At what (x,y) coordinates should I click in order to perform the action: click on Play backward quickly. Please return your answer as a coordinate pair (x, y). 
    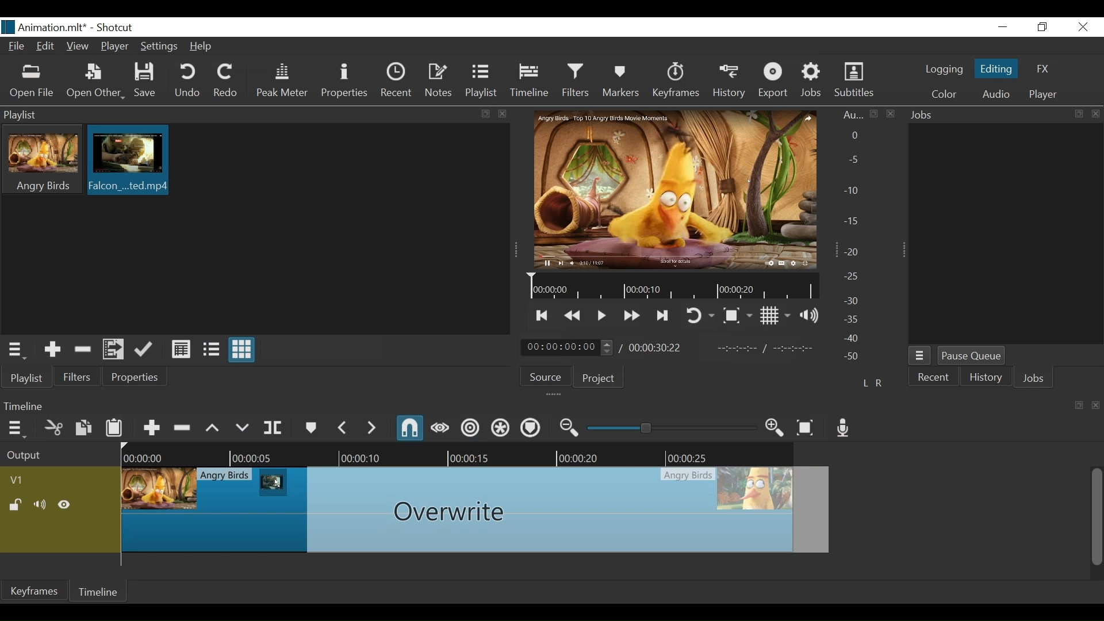
    Looking at the image, I should click on (572, 316).